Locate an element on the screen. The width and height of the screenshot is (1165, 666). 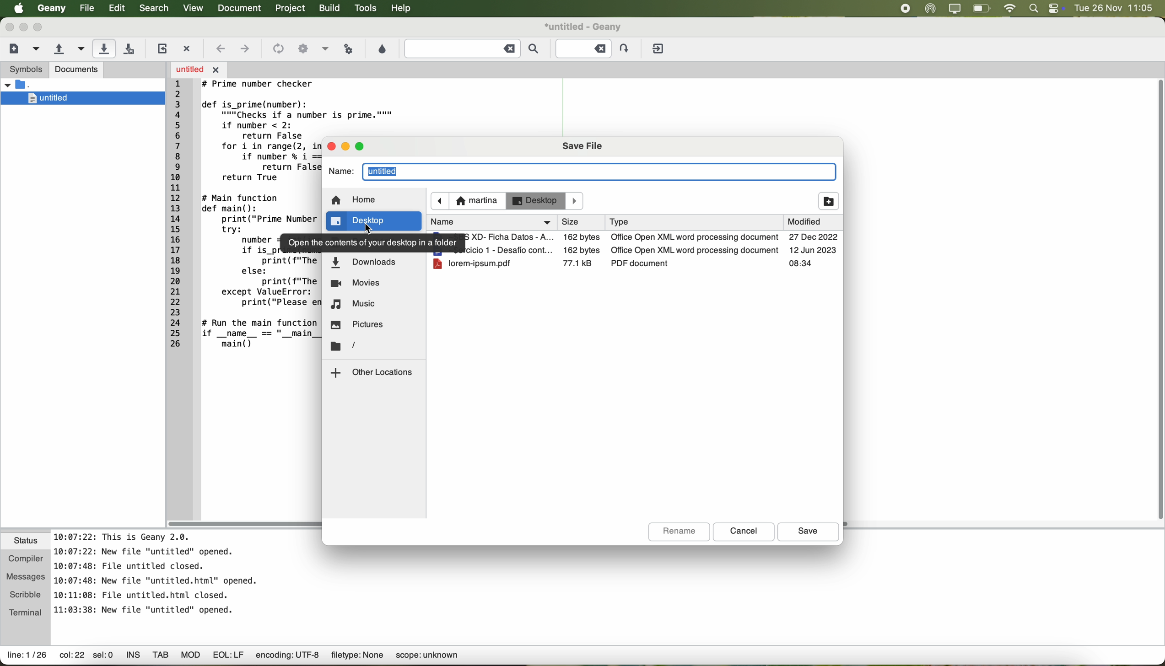
open file is located at coordinates (199, 69).